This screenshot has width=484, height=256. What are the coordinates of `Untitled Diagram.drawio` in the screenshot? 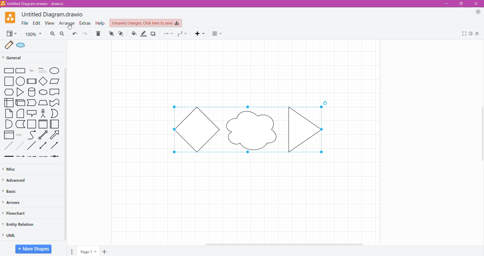 It's located at (52, 14).